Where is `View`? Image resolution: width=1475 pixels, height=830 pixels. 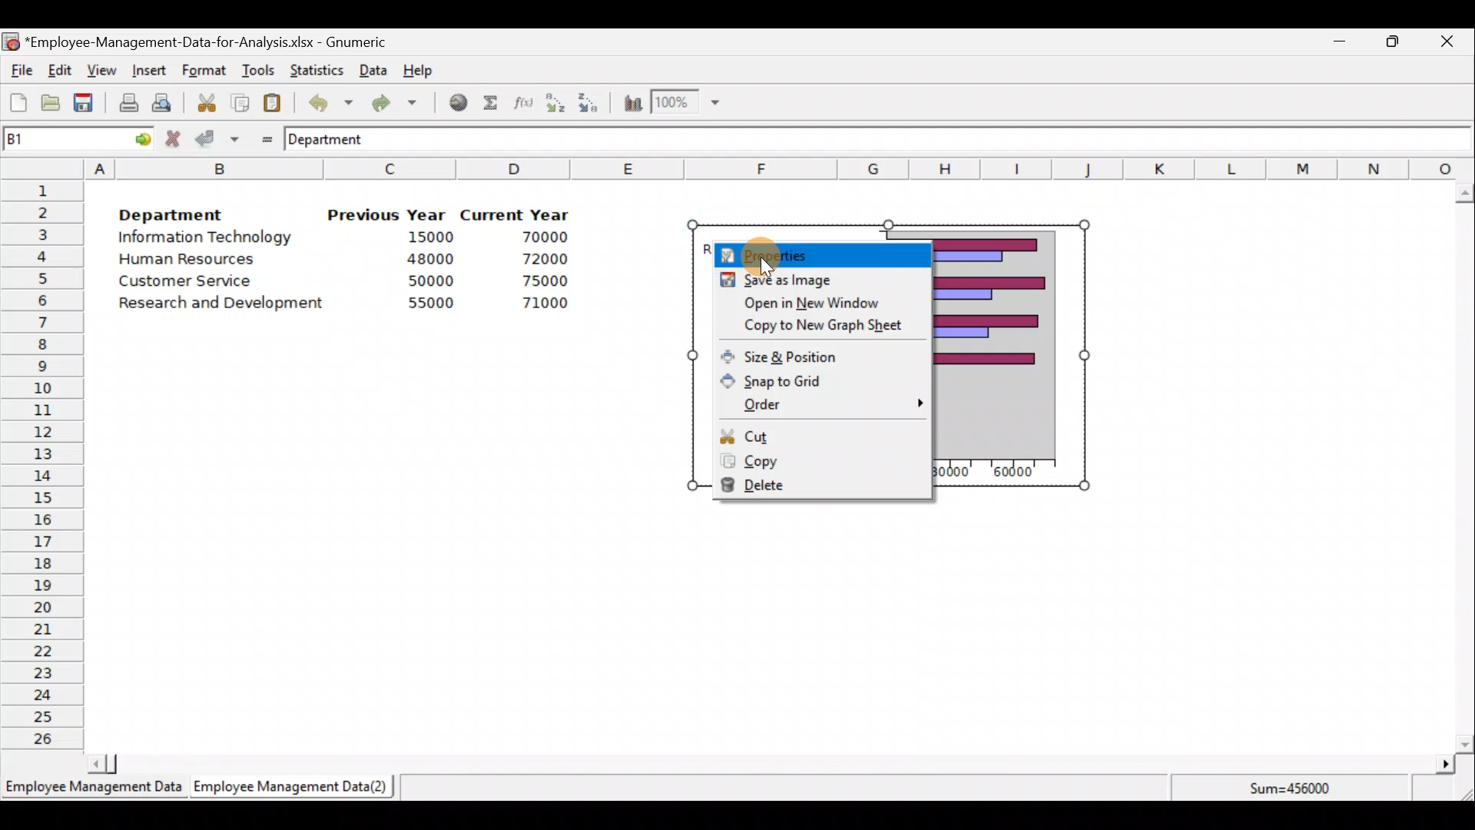 View is located at coordinates (100, 71).